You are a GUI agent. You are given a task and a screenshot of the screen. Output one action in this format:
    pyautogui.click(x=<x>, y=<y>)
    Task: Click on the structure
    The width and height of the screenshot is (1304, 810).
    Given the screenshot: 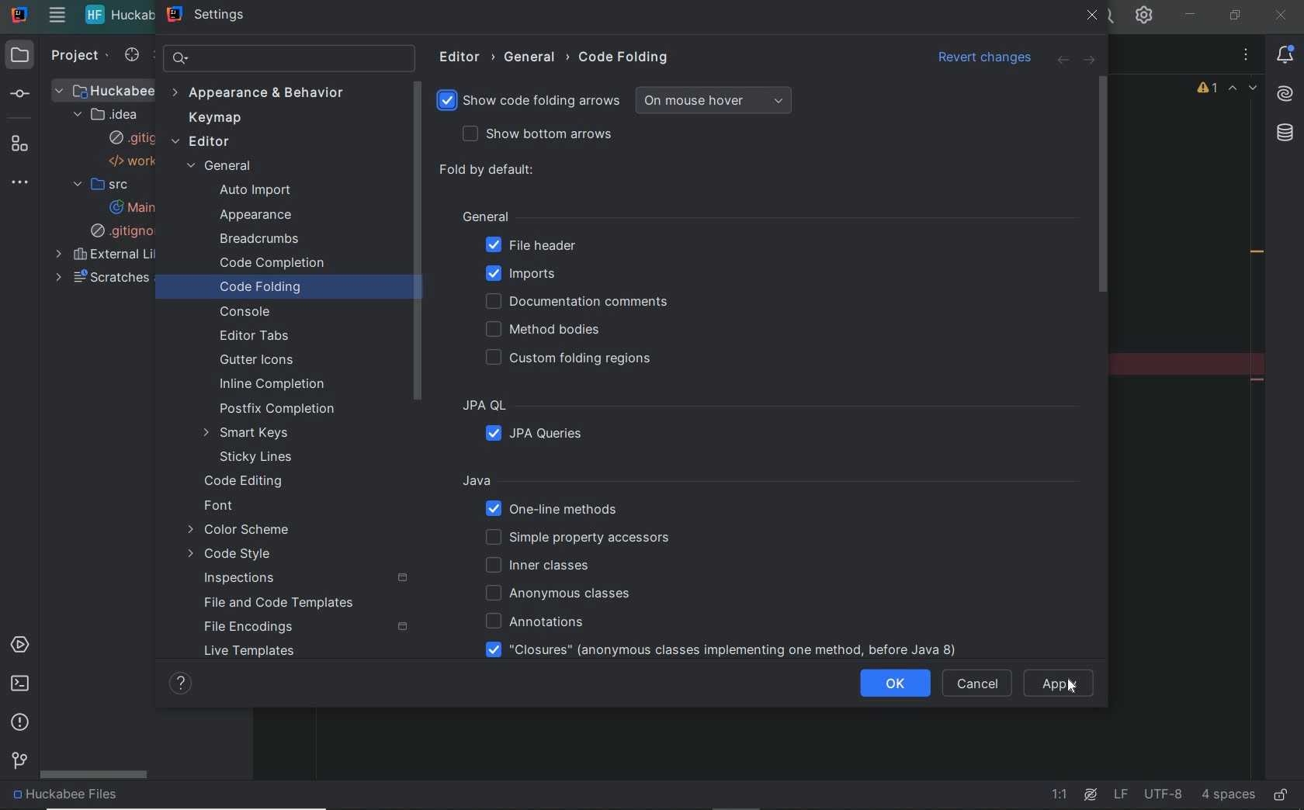 What is the action you would take?
    pyautogui.click(x=25, y=144)
    